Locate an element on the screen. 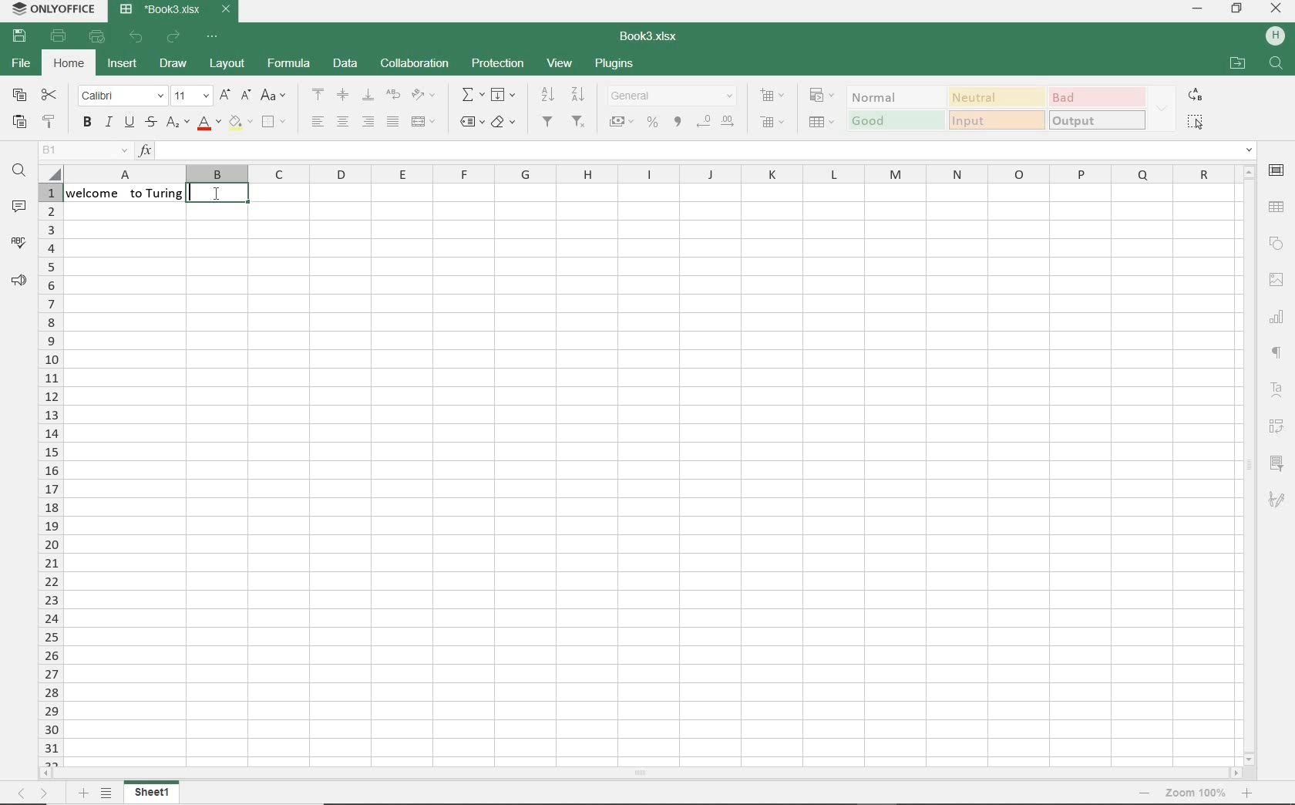 This screenshot has height=805, width=1295. add sheet is located at coordinates (85, 793).